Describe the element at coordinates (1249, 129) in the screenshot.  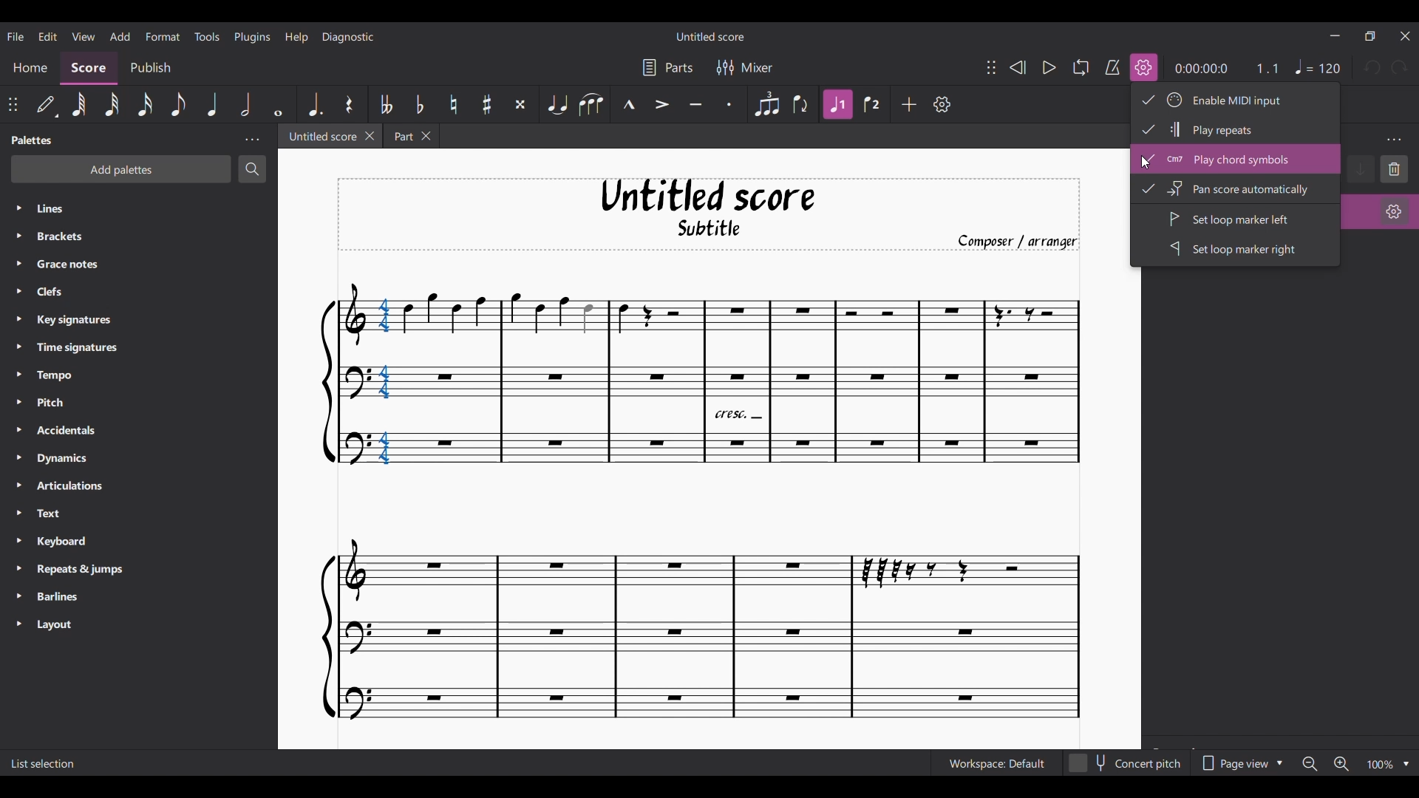
I see `Play repeats` at that location.